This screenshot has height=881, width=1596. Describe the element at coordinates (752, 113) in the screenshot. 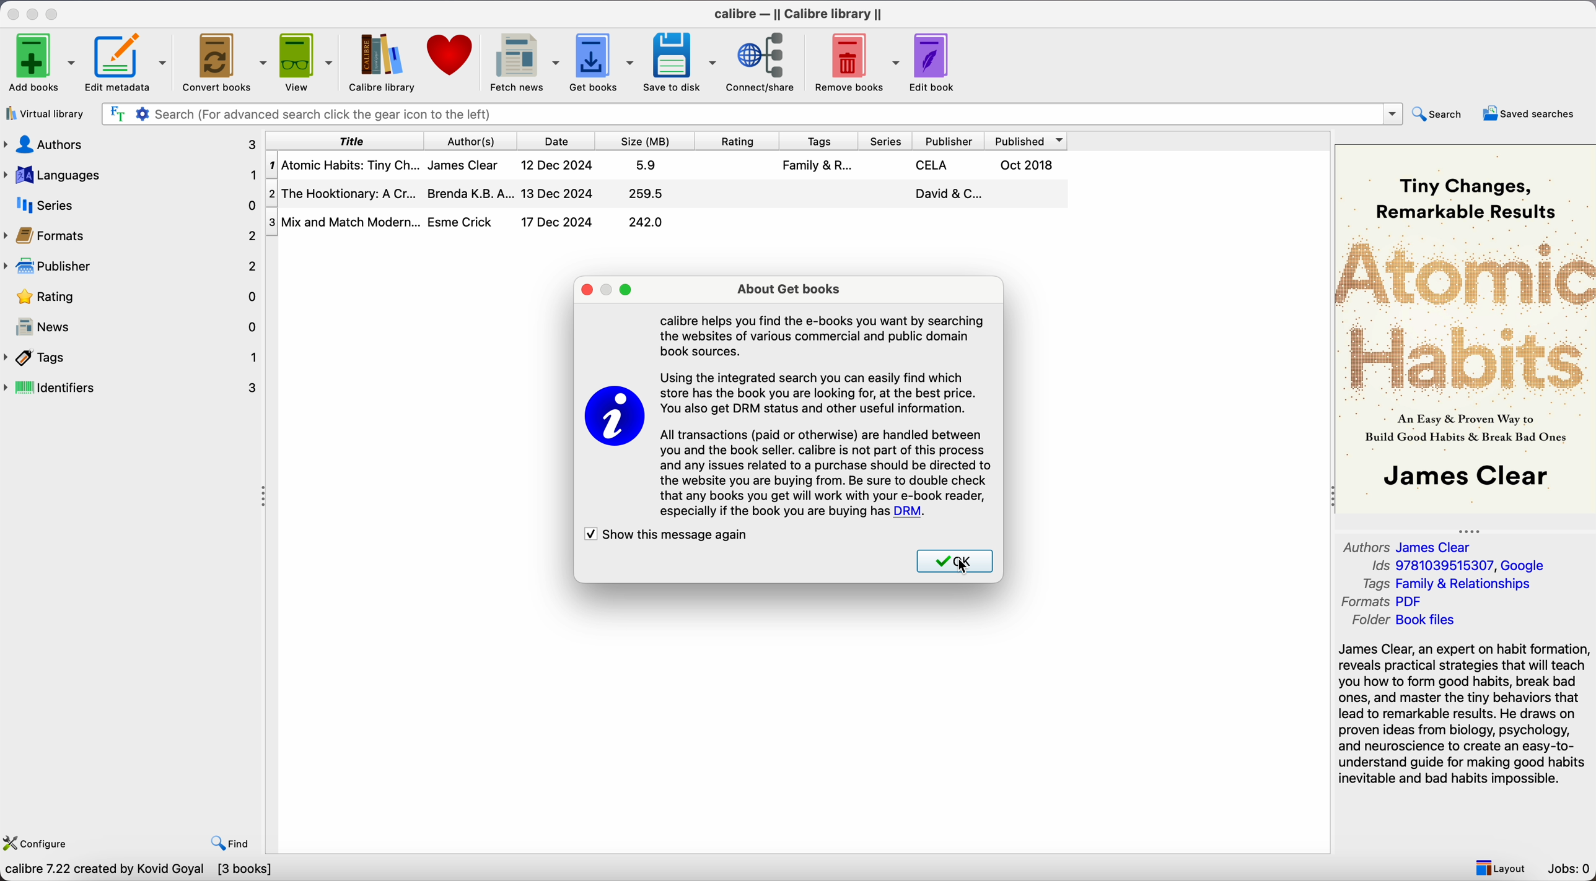

I see `search bar` at that location.